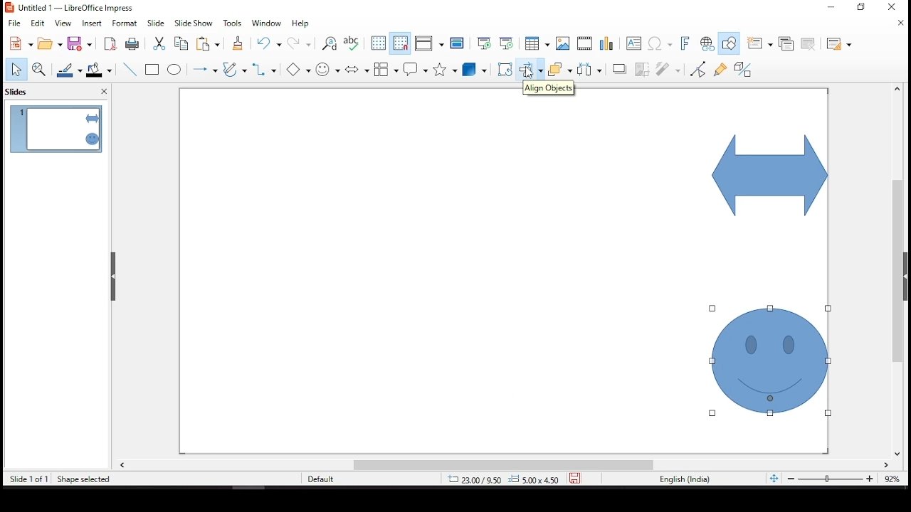  What do you see at coordinates (38, 68) in the screenshot?
I see `zoom and pan` at bounding box center [38, 68].